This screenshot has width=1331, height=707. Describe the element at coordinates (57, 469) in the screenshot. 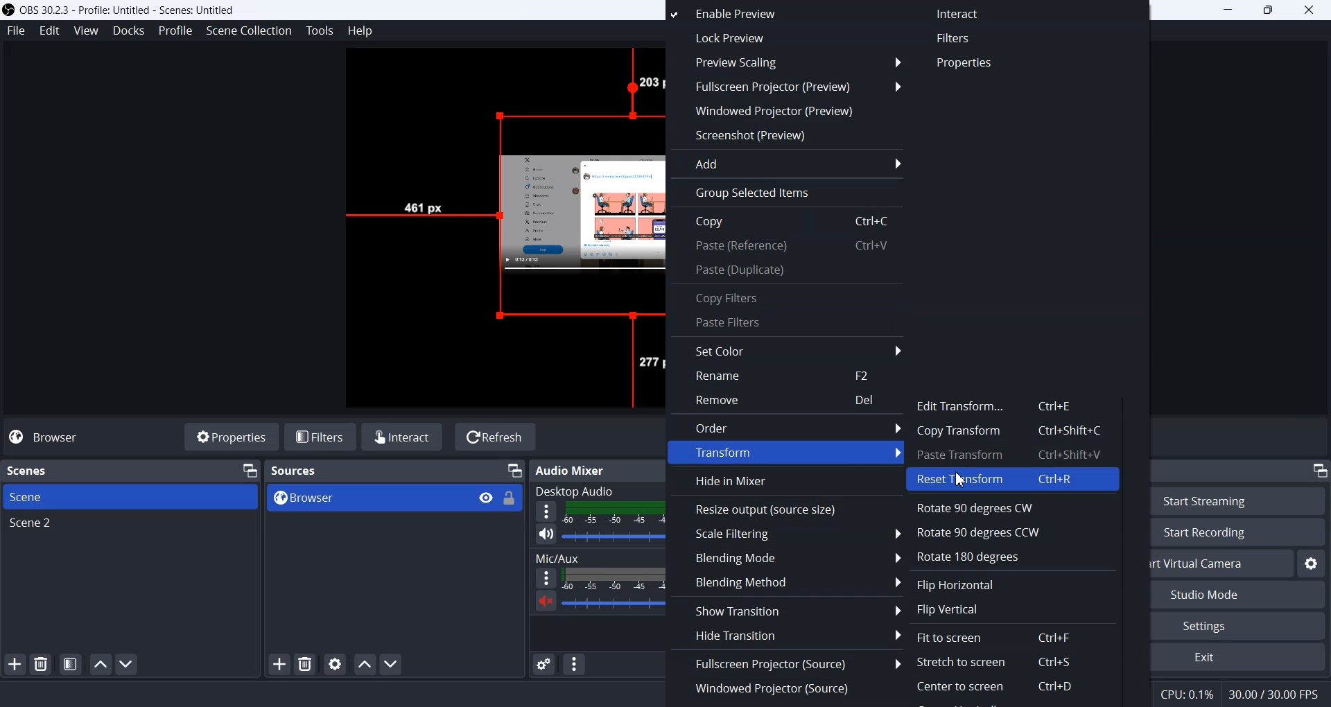

I see `Scenes` at that location.